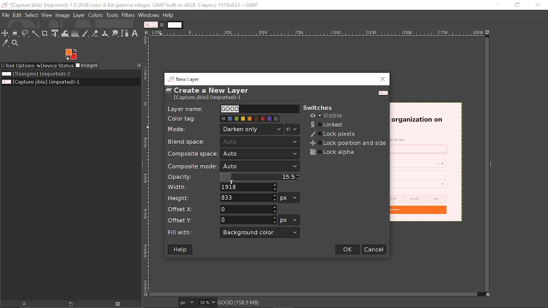  Describe the element at coordinates (112, 15) in the screenshot. I see `Tools` at that location.